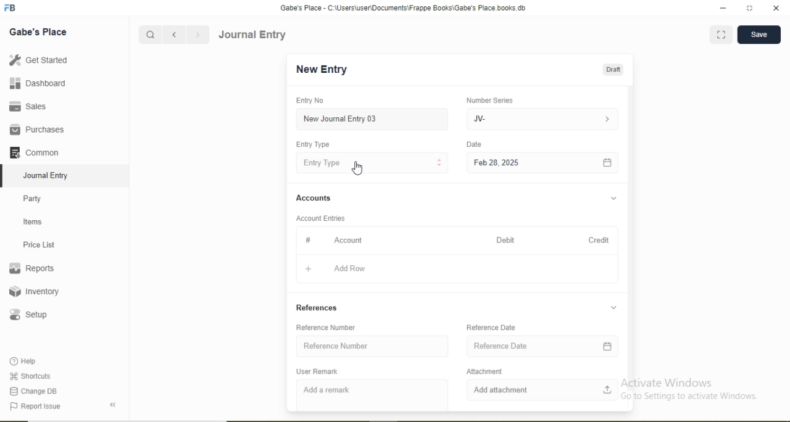  I want to click on Reports, so click(31, 268).